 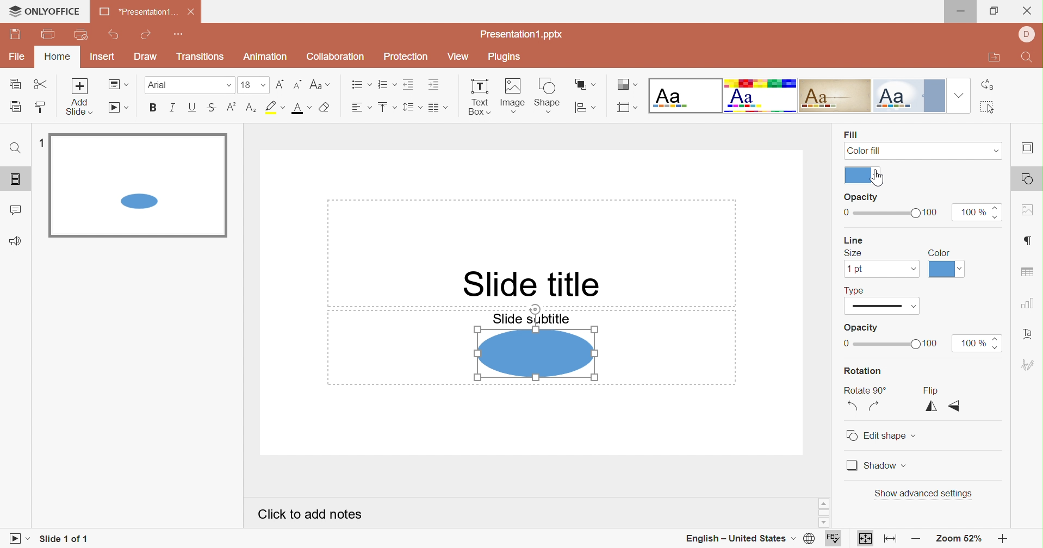 What do you see at coordinates (507, 57) in the screenshot?
I see `Plugins` at bounding box center [507, 57].